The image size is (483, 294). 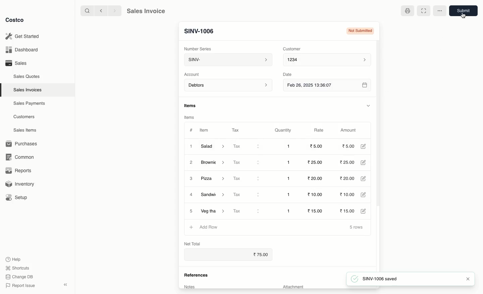 What do you see at coordinates (213, 179) in the screenshot?
I see `Pizza` at bounding box center [213, 179].